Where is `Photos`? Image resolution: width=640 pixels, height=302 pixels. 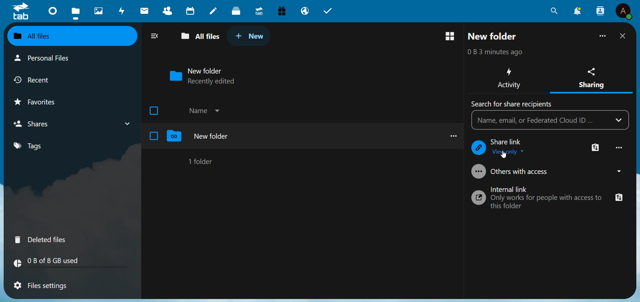 Photos is located at coordinates (96, 9).